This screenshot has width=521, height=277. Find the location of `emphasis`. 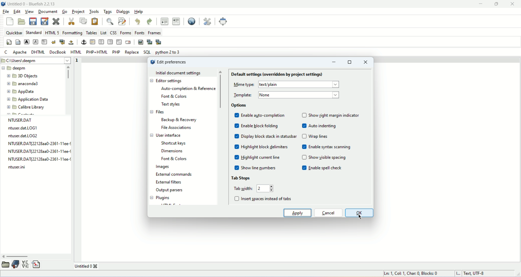

emphasis is located at coordinates (35, 42).